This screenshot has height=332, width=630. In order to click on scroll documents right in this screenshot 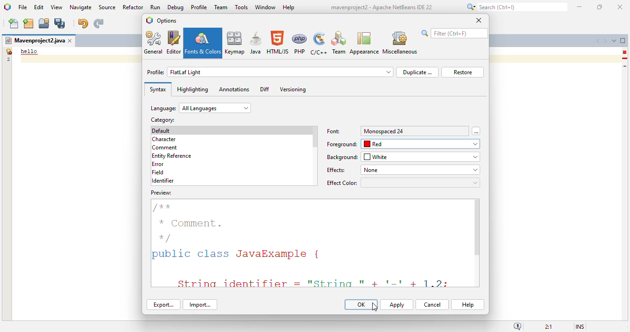, I will do `click(605, 41)`.